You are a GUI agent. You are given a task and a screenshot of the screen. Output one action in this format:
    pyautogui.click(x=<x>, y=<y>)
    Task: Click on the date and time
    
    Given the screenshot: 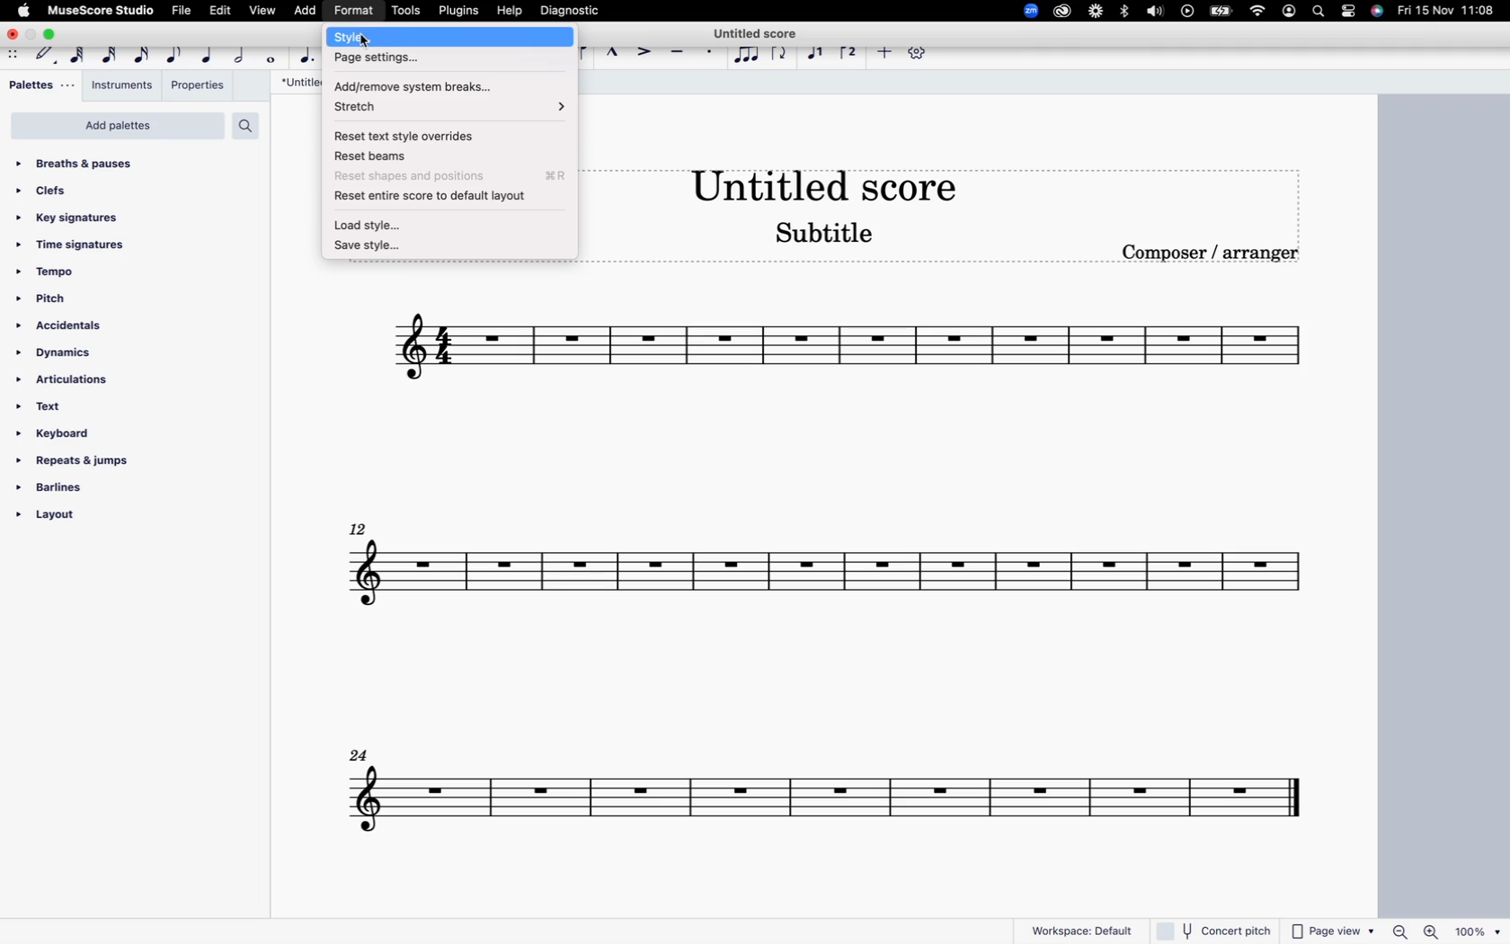 What is the action you would take?
    pyautogui.click(x=1449, y=10)
    